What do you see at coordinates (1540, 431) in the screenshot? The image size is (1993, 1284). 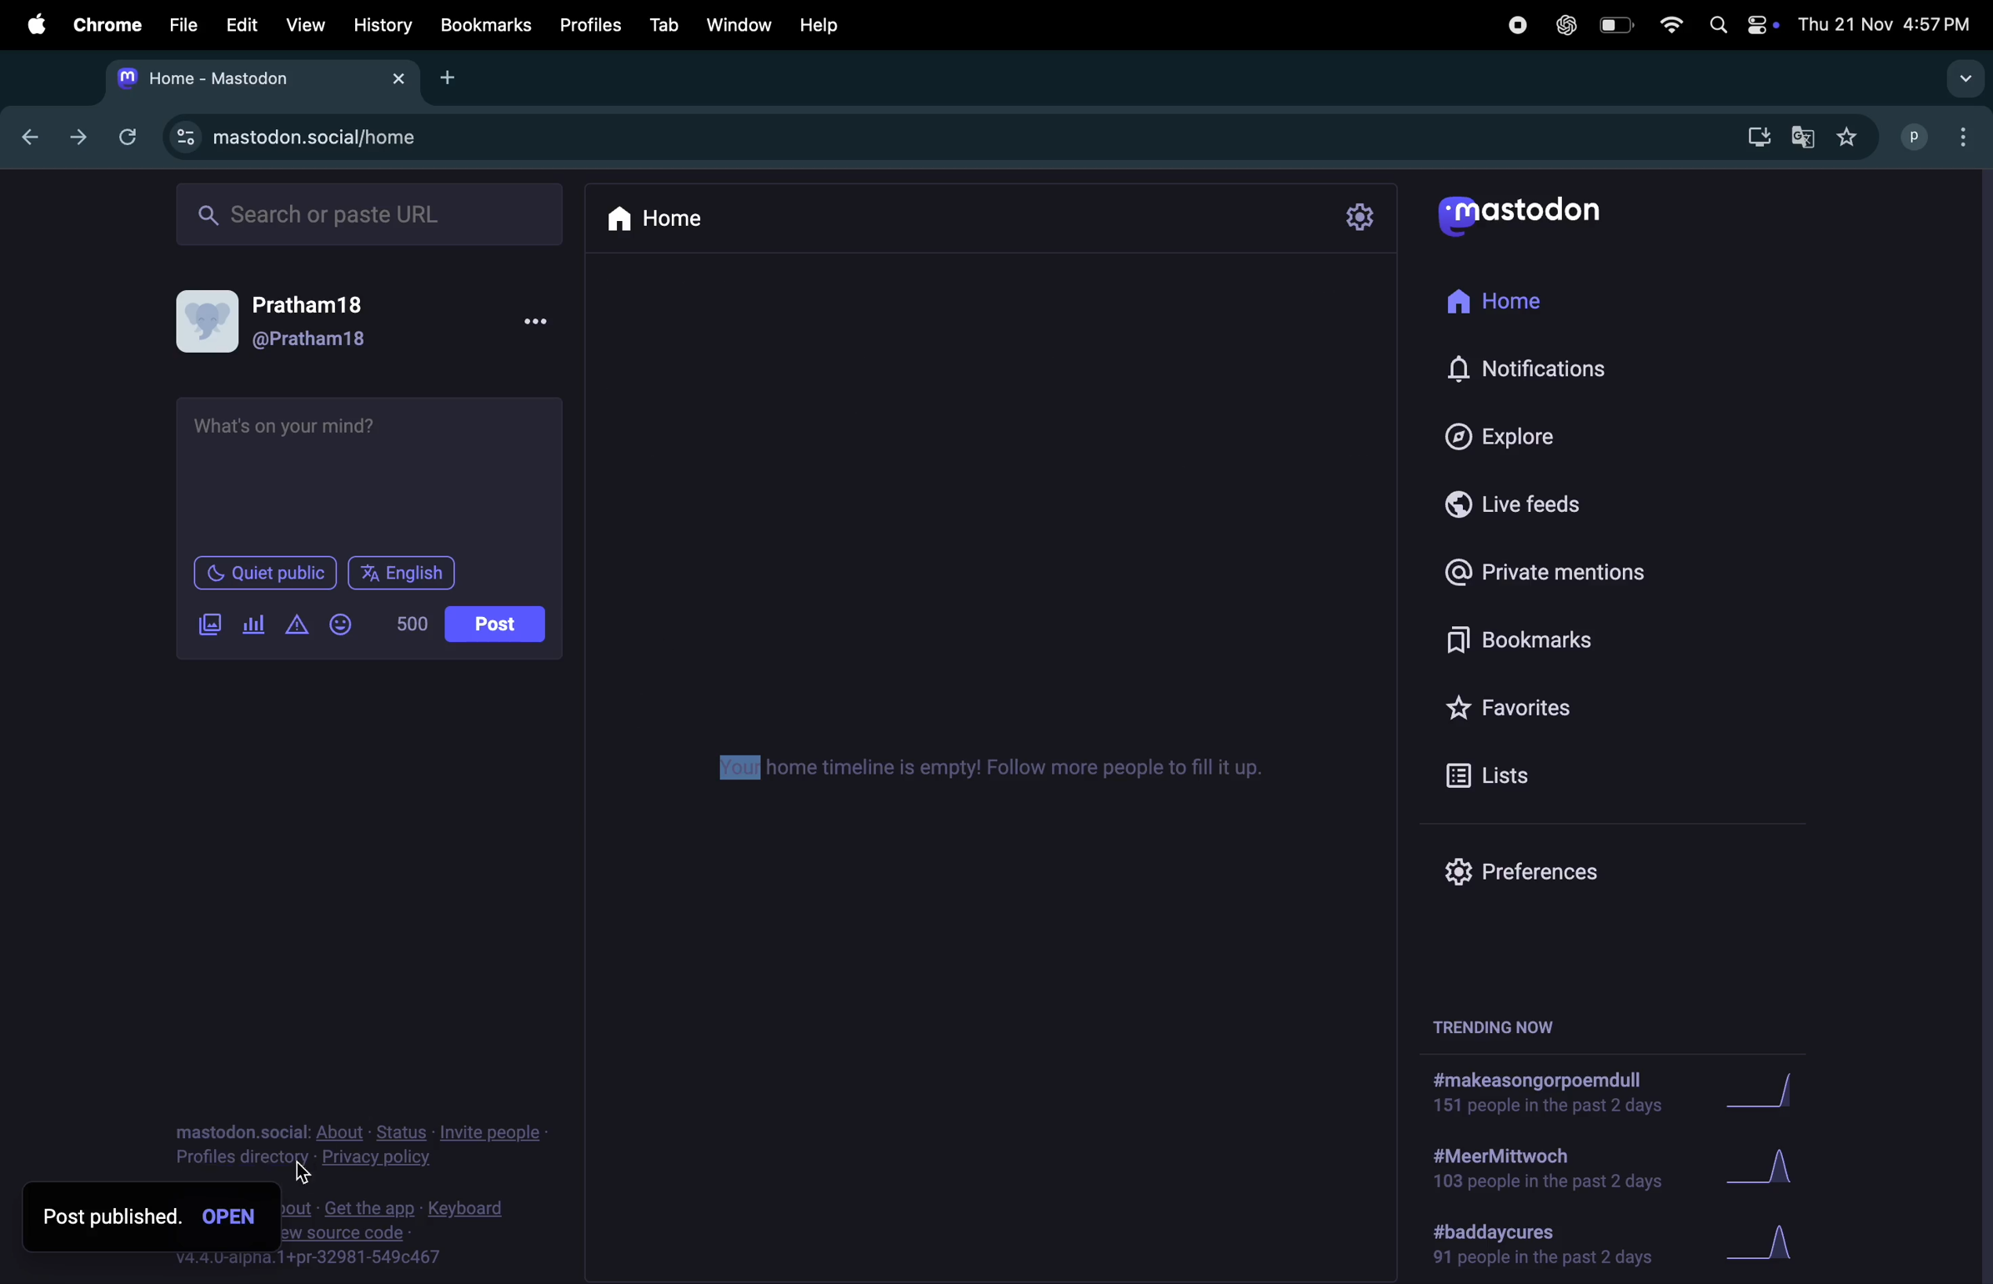 I see `explore` at bounding box center [1540, 431].